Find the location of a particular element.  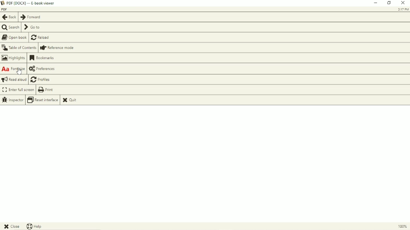

Search is located at coordinates (11, 27).